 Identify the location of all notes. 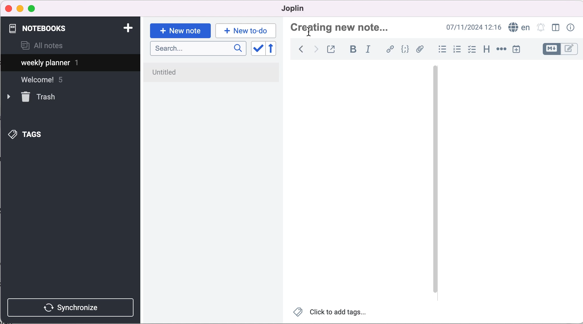
(42, 46).